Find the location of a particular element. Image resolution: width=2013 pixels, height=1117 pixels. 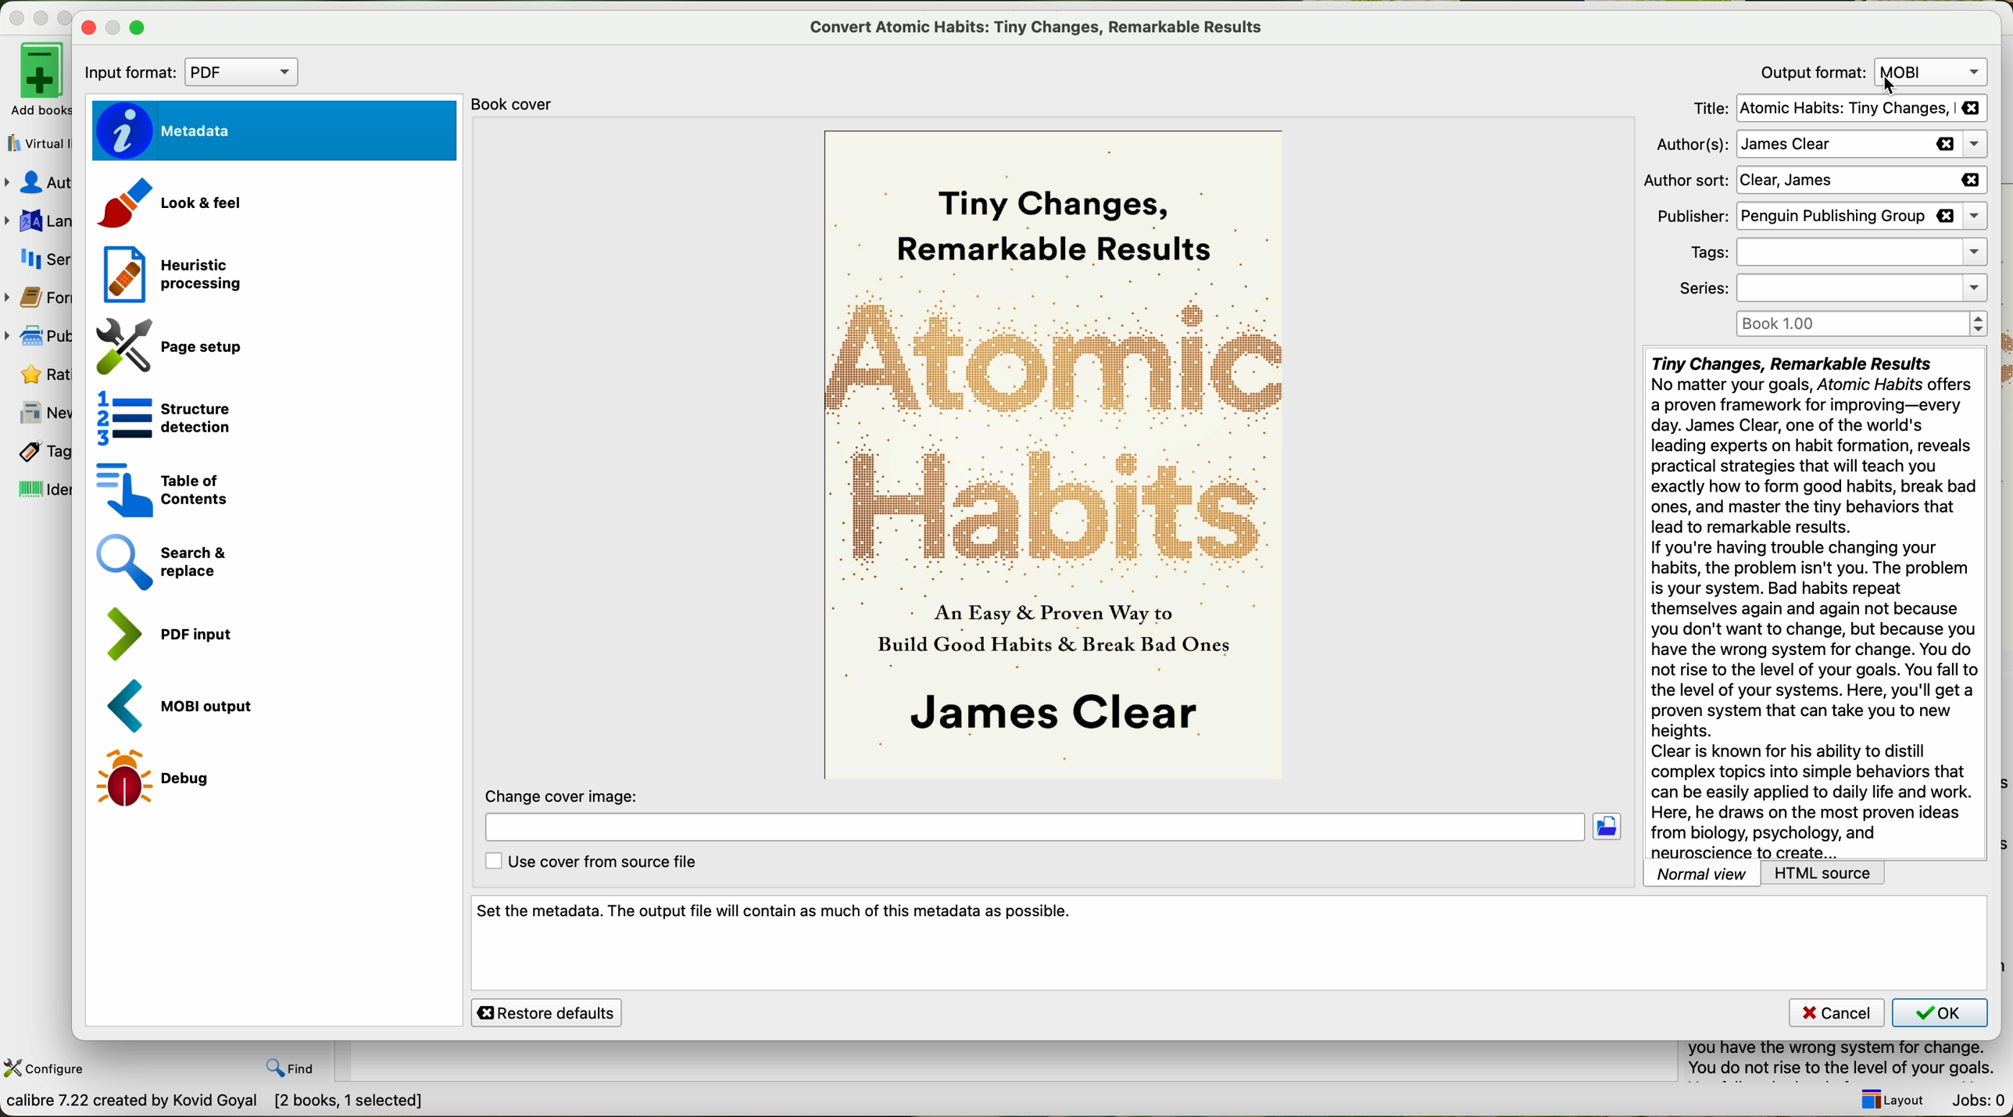

cancel is located at coordinates (1836, 1011).